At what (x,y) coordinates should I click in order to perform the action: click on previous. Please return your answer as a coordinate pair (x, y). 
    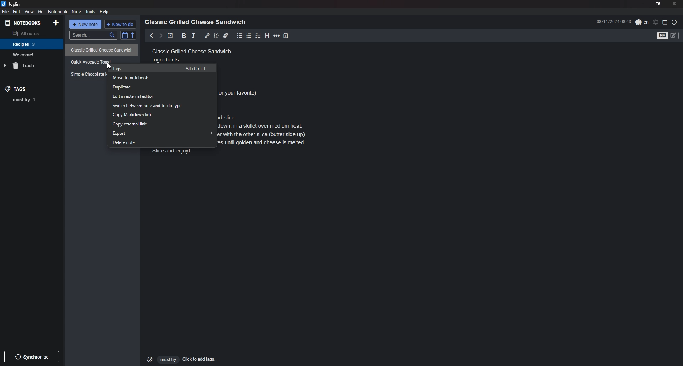
    Looking at the image, I should click on (152, 36).